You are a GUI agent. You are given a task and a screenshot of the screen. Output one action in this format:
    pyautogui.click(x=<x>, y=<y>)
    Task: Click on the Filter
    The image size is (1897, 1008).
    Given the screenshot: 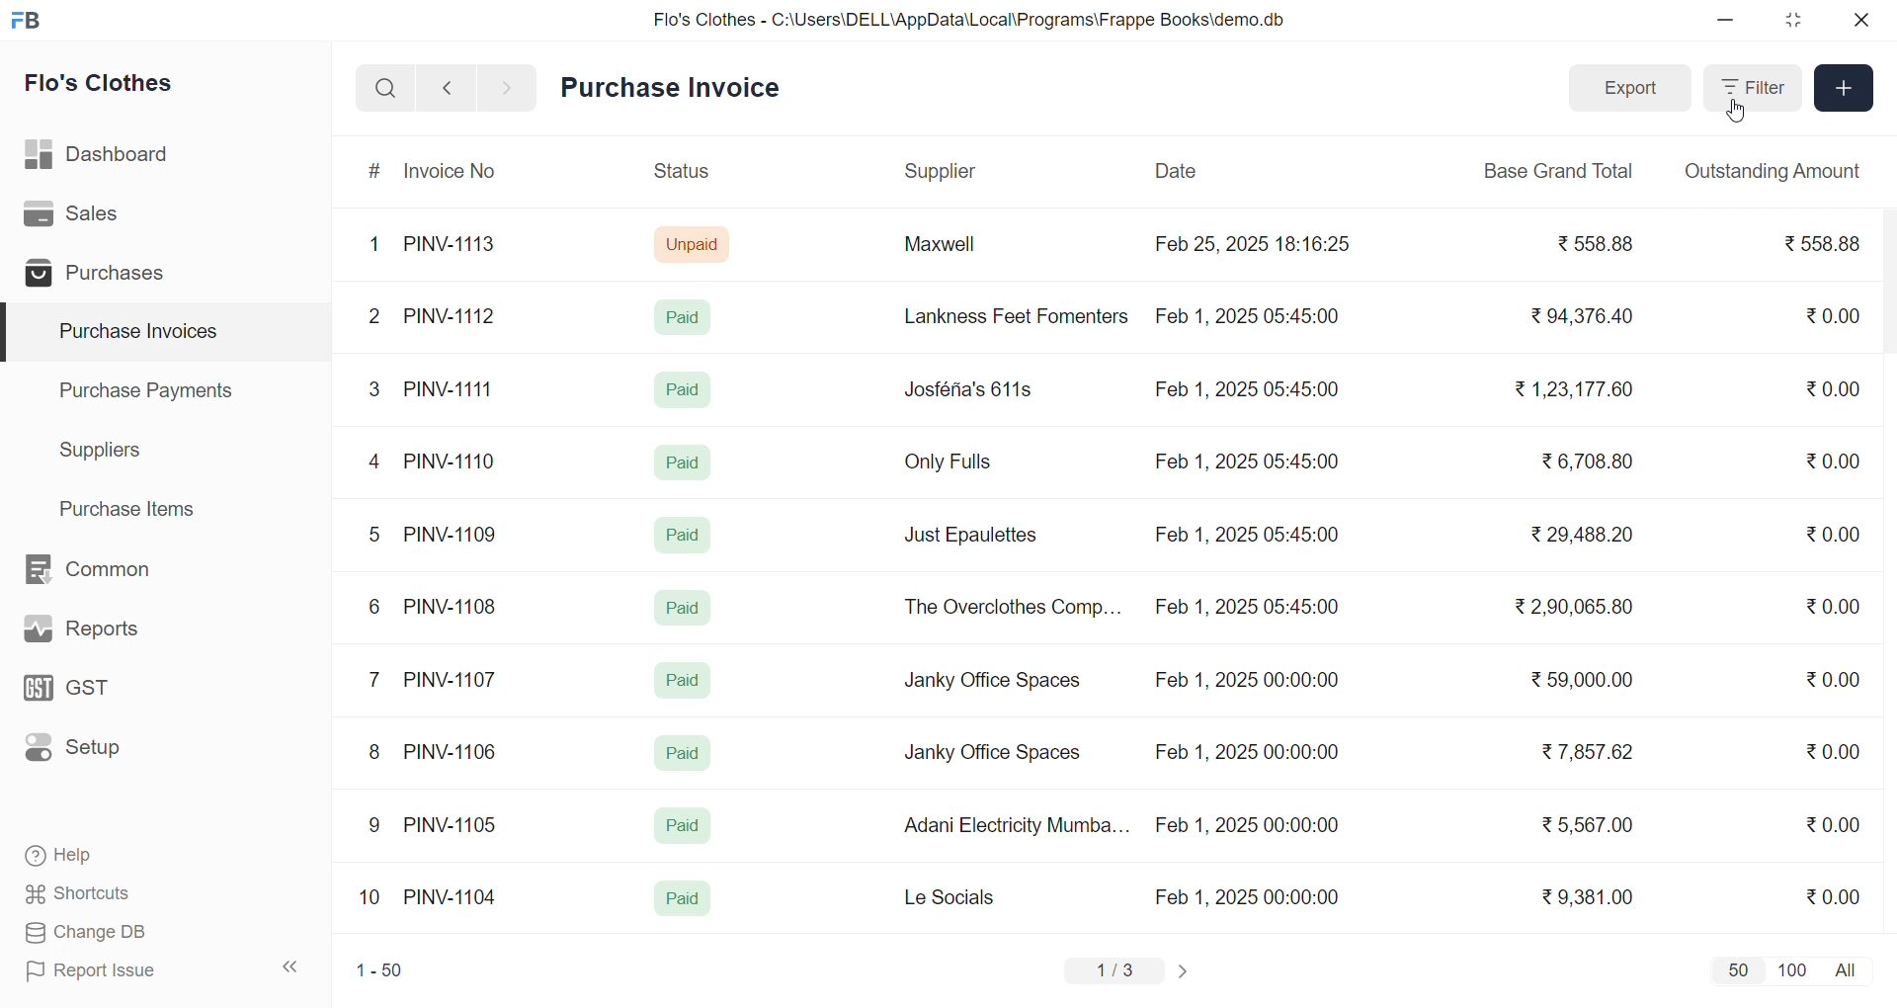 What is the action you would take?
    pyautogui.click(x=1751, y=88)
    